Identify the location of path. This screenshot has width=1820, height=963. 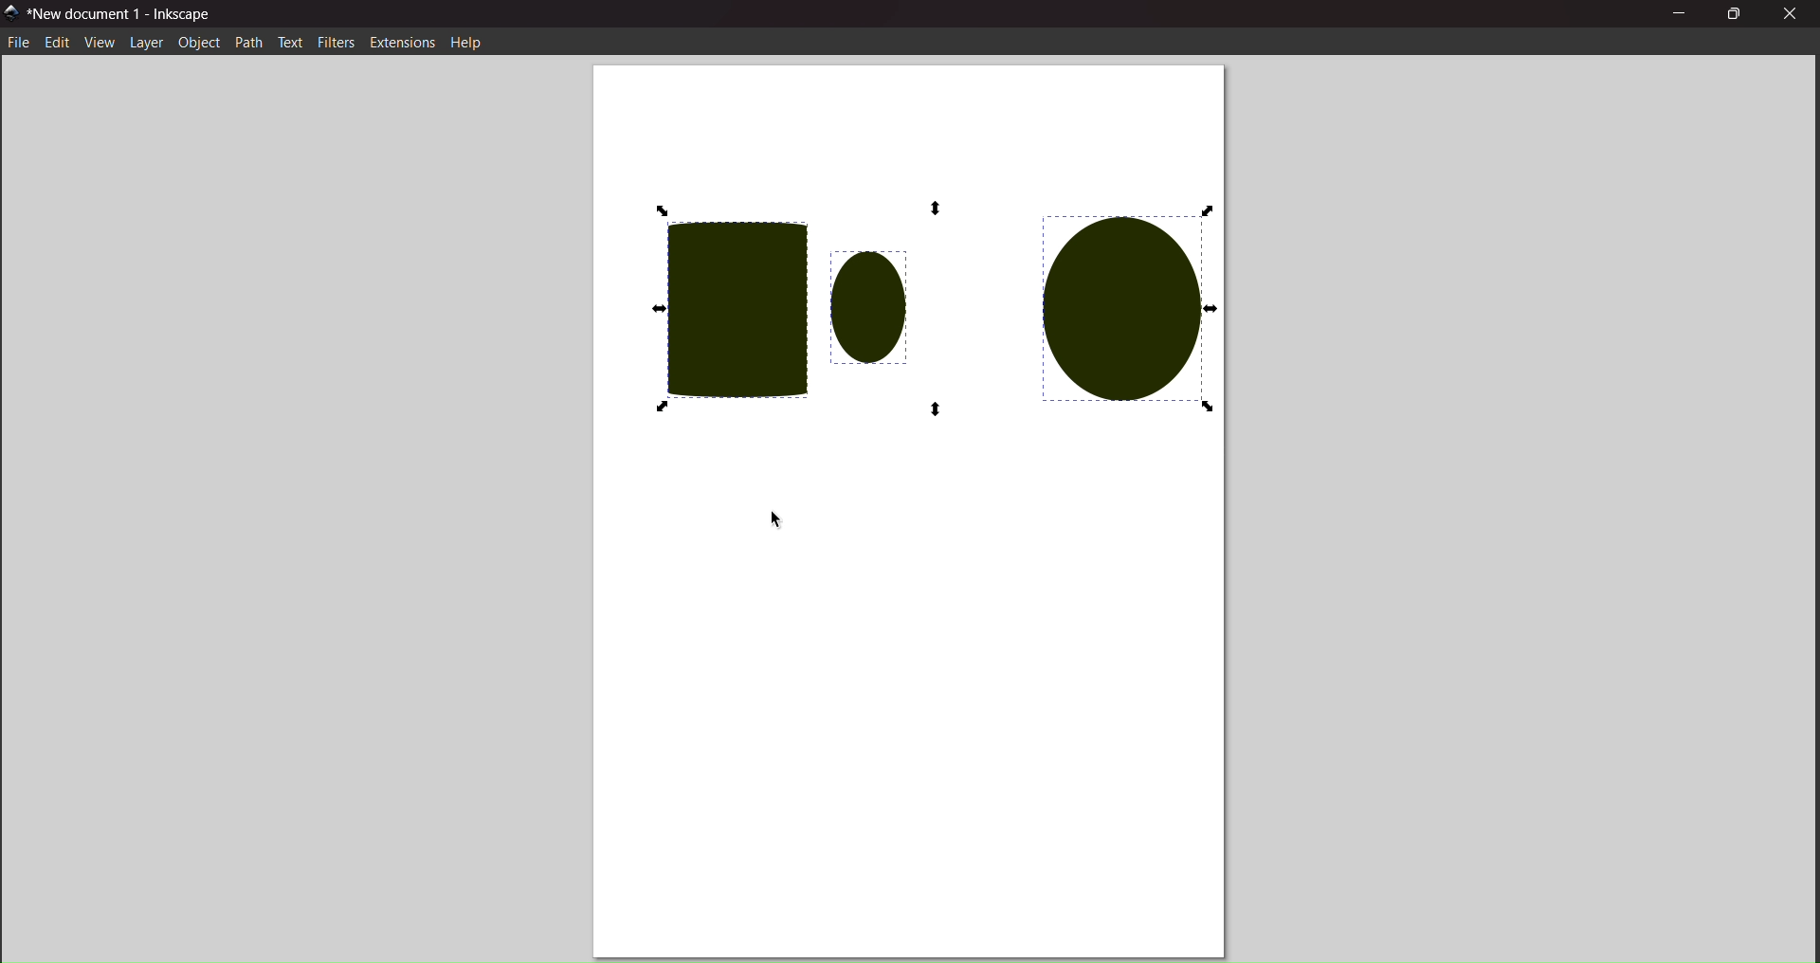
(249, 42).